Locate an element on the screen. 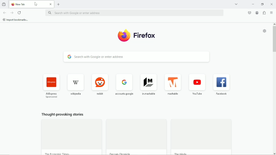 This screenshot has height=155, width=276. Go back is located at coordinates (5, 13).